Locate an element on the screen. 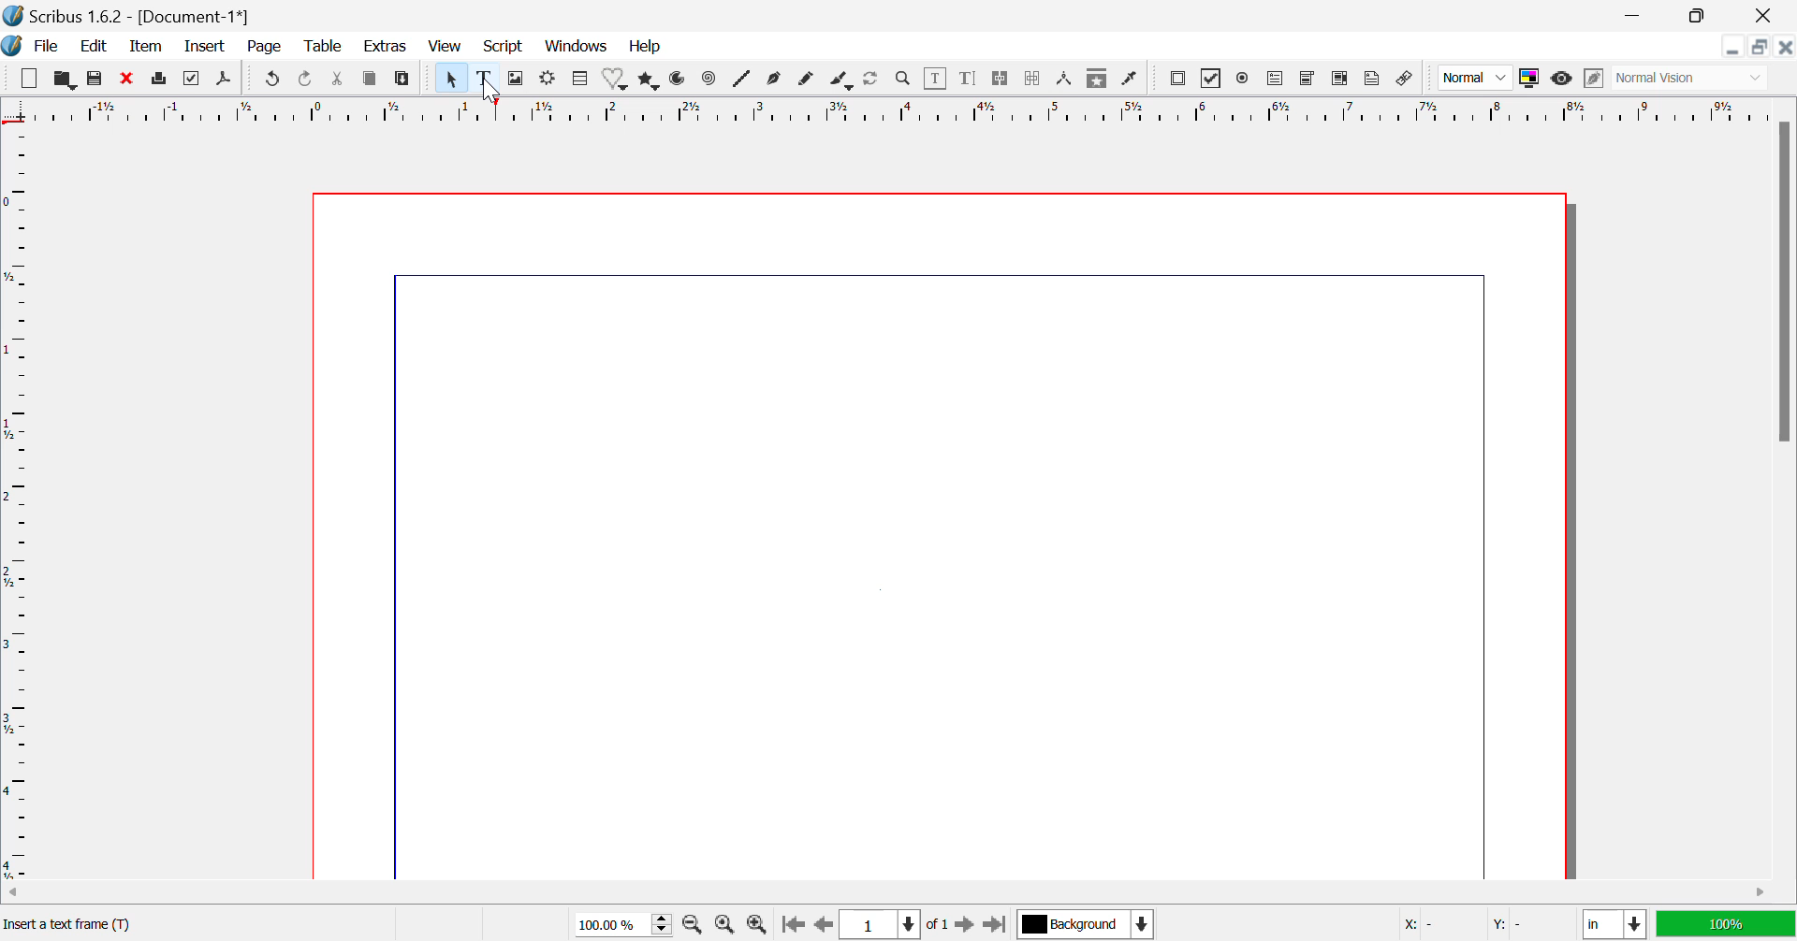  Restore Down is located at coordinates (1735, 48).